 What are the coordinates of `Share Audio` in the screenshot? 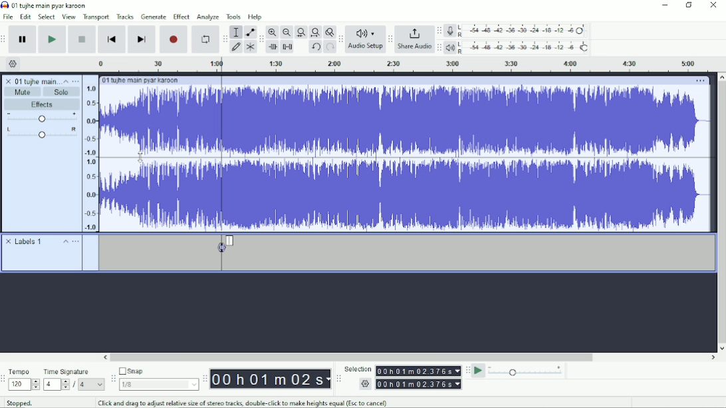 It's located at (414, 41).